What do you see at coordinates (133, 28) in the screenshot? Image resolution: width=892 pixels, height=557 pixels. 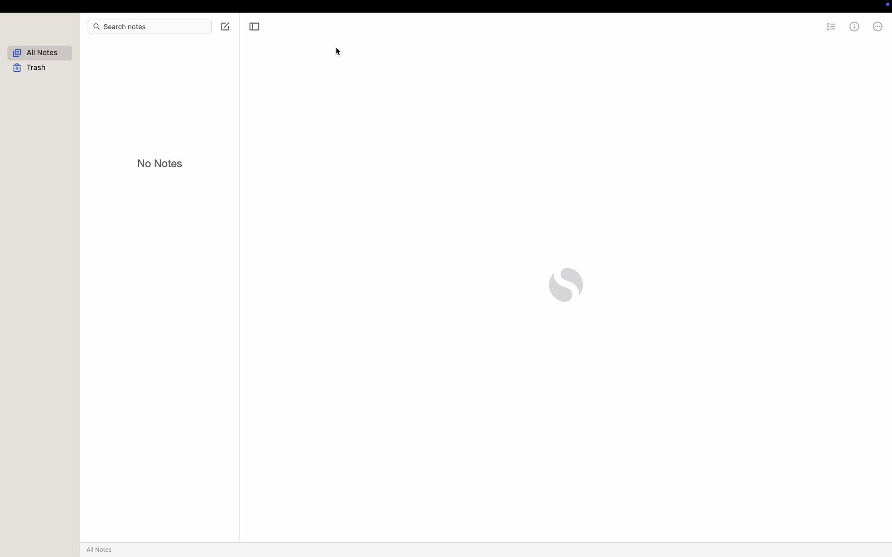 I see `search notes` at bounding box center [133, 28].